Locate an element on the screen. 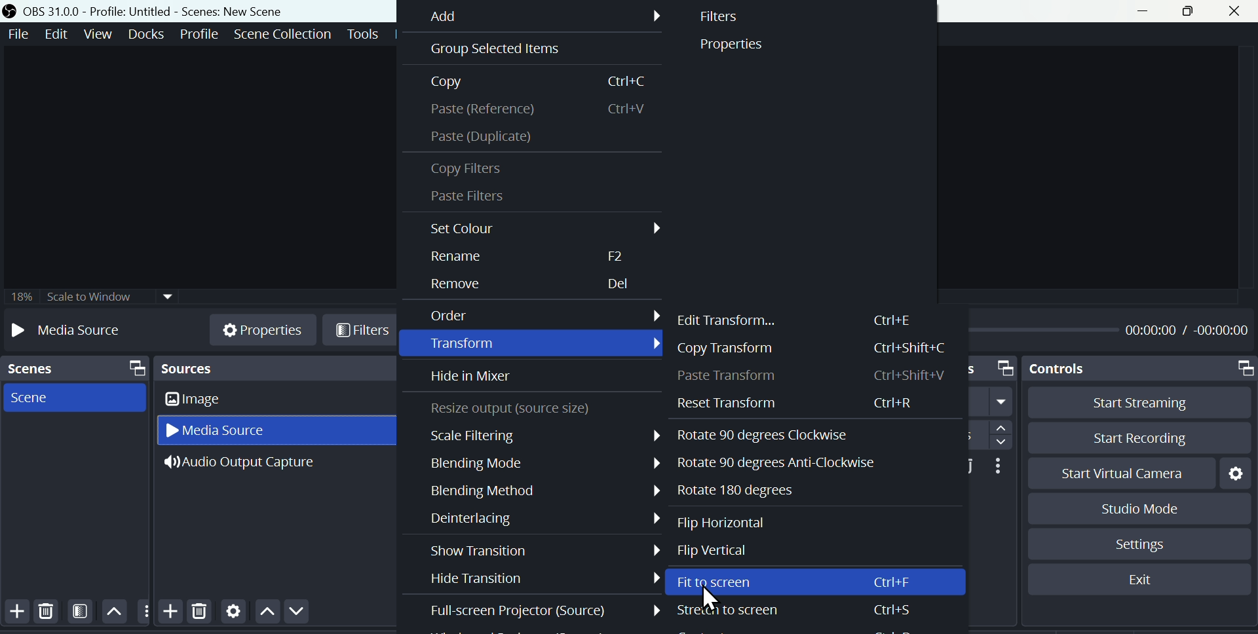 The width and height of the screenshot is (1258, 634). fade is located at coordinates (997, 402).